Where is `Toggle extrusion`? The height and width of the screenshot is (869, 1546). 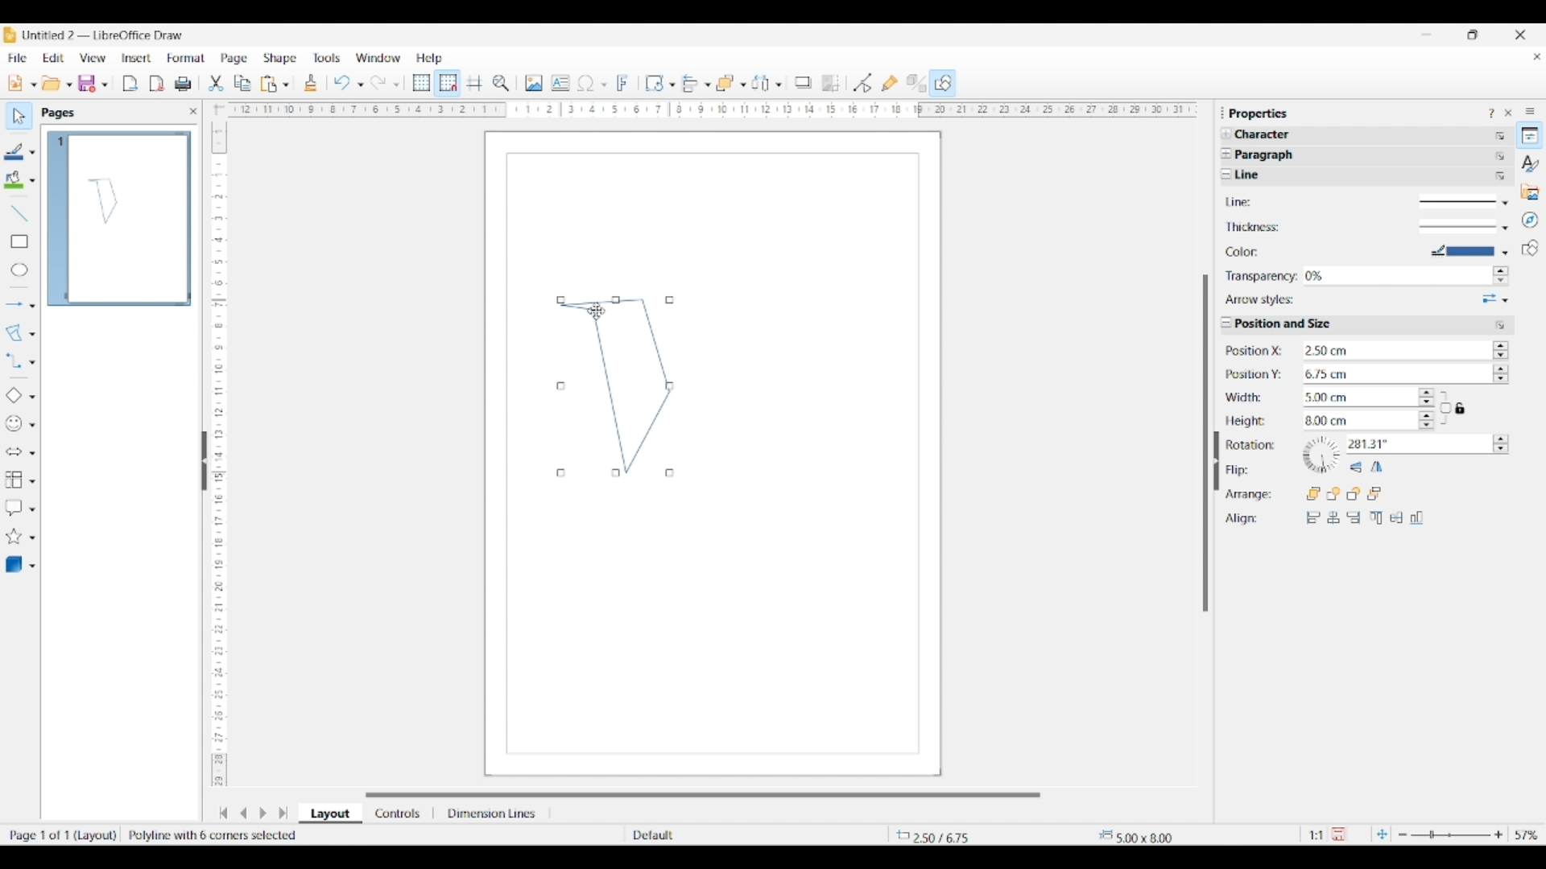
Toggle extrusion is located at coordinates (916, 84).